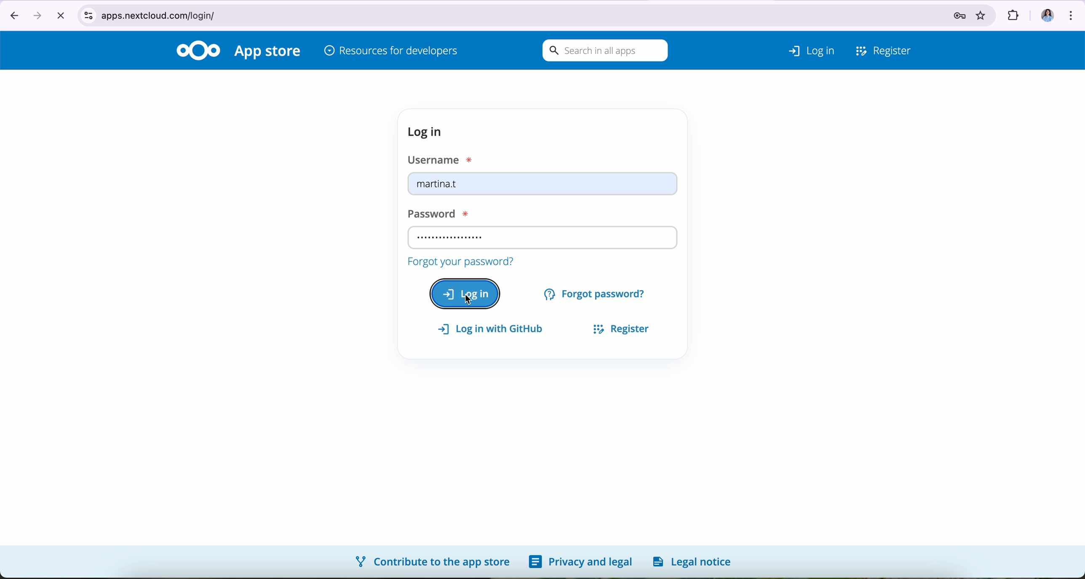 The width and height of the screenshot is (1085, 579). What do you see at coordinates (198, 50) in the screenshot?
I see `Nextcloud logo` at bounding box center [198, 50].